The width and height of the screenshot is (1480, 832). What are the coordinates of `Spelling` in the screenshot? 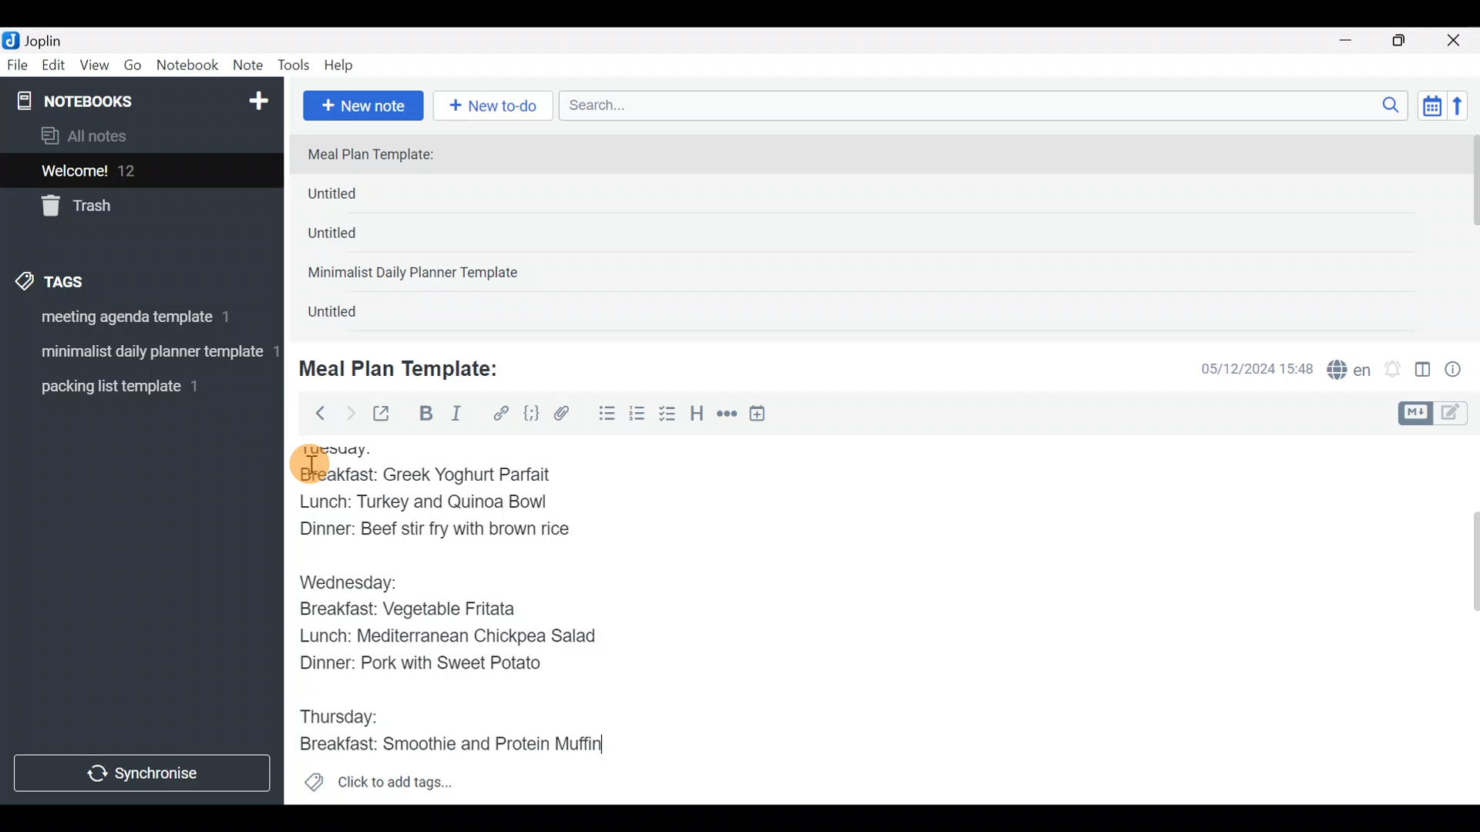 It's located at (1350, 371).